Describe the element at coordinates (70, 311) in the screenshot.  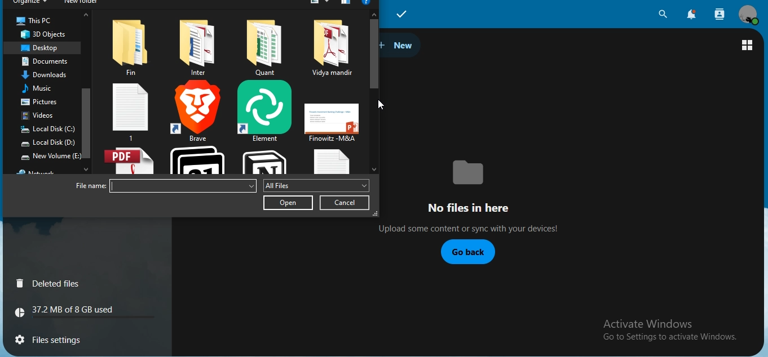
I see `text` at that location.